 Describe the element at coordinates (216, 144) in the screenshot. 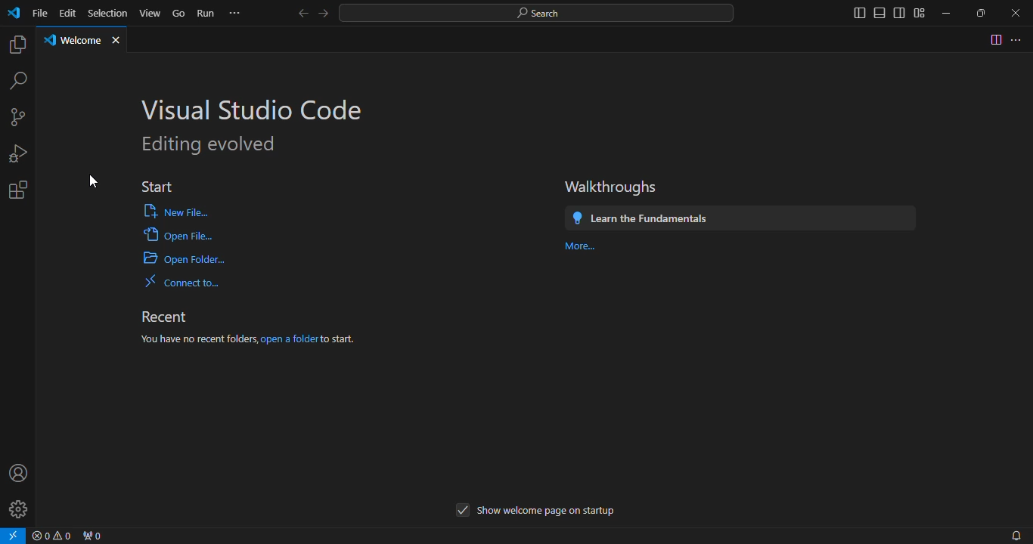

I see `editing evolved` at that location.